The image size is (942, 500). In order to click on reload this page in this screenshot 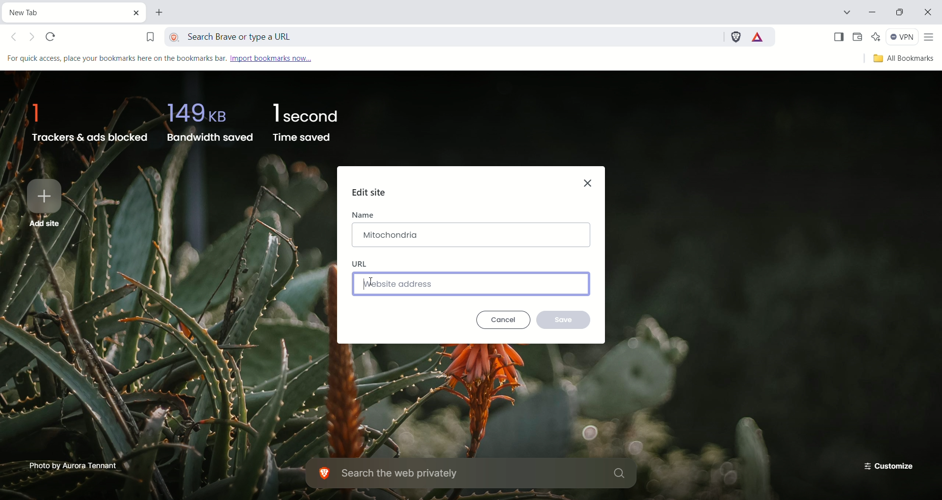, I will do `click(52, 37)`.